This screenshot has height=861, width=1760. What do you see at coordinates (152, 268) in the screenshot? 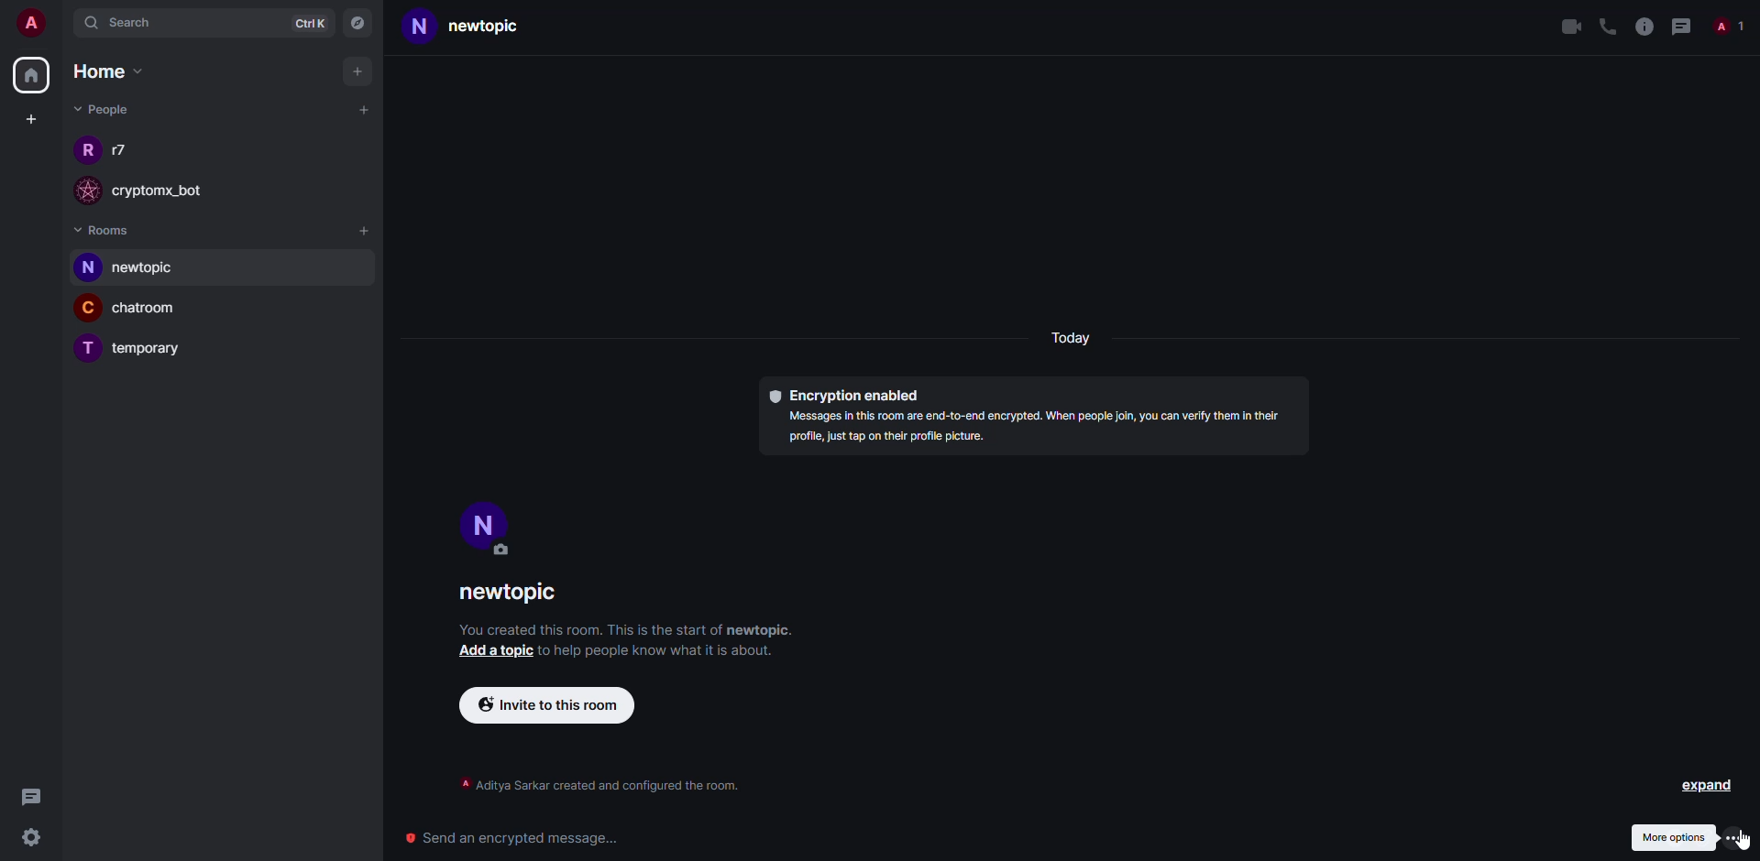
I see `room` at bounding box center [152, 268].